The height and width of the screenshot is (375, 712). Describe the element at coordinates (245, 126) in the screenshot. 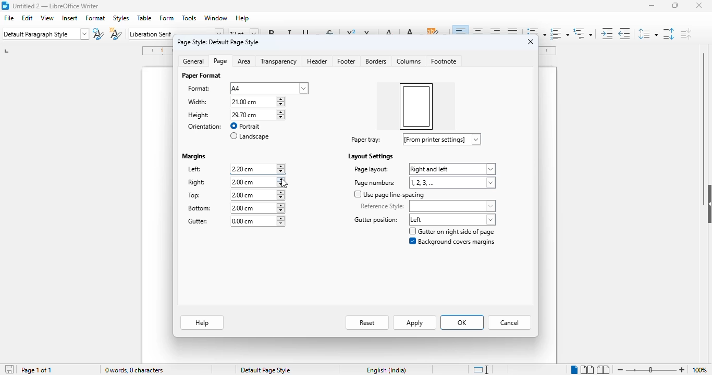

I see `portrait` at that location.